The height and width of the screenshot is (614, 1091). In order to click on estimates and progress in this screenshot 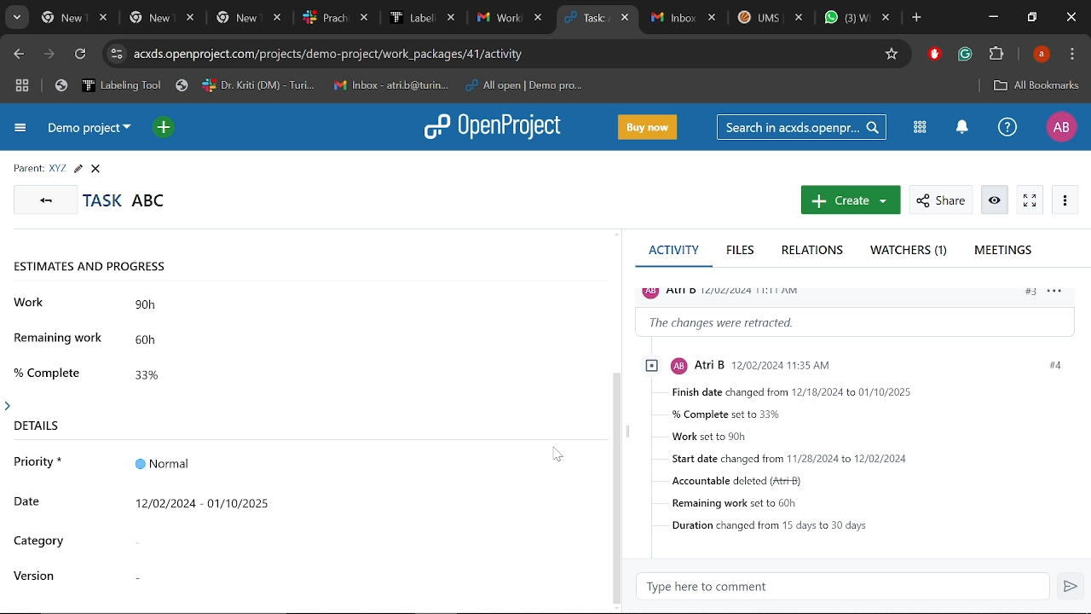, I will do `click(100, 268)`.